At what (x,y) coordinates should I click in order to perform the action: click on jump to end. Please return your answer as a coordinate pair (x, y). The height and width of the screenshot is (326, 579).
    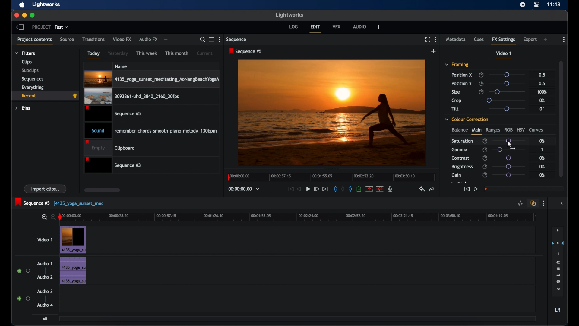
    Looking at the image, I should click on (476, 189).